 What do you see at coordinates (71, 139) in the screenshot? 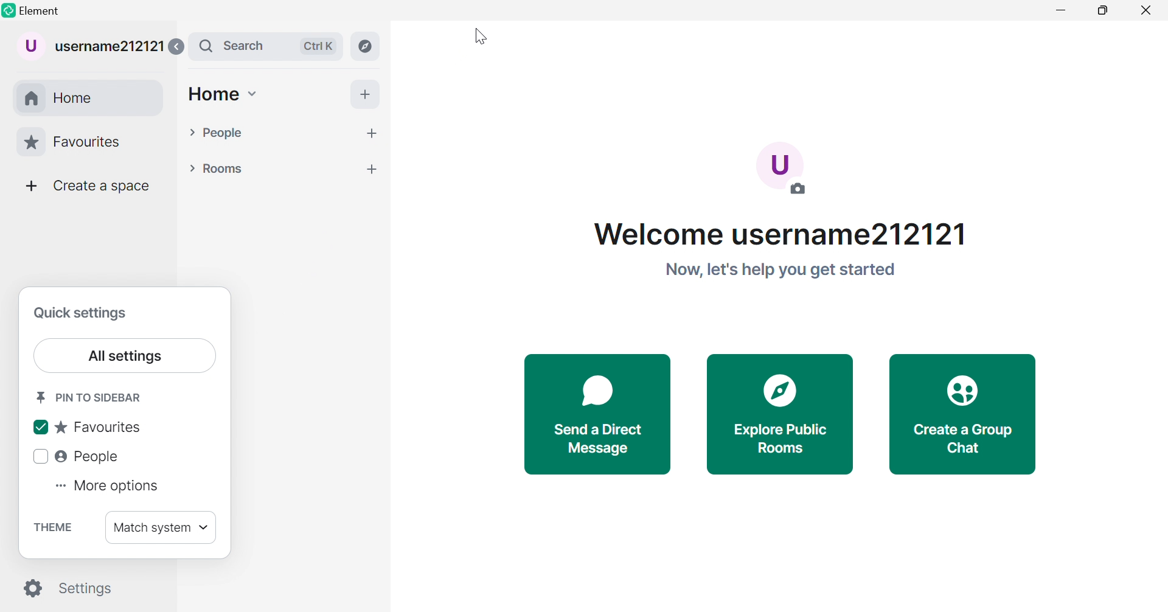
I see `Favourites ` at bounding box center [71, 139].